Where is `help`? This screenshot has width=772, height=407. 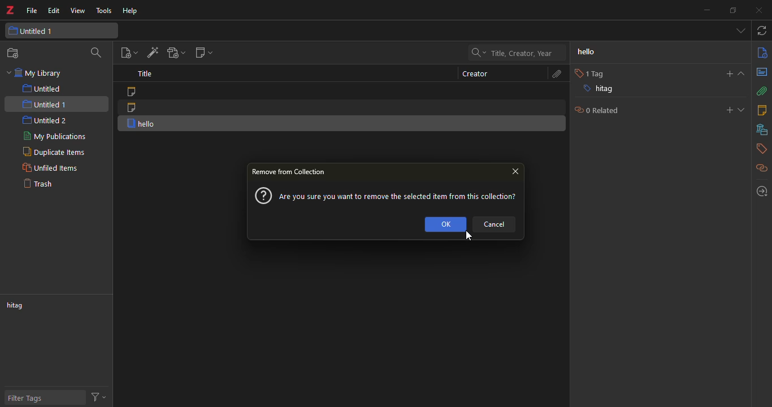
help is located at coordinates (129, 12).